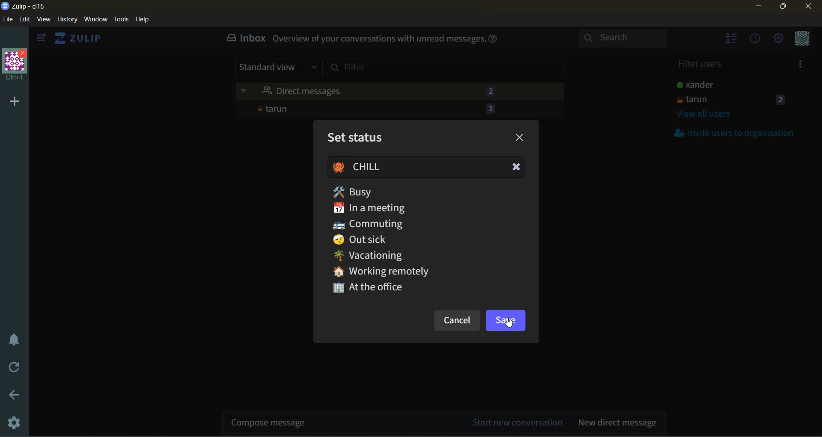 Image resolution: width=822 pixels, height=437 pixels. What do you see at coordinates (277, 68) in the screenshot?
I see `standard view` at bounding box center [277, 68].